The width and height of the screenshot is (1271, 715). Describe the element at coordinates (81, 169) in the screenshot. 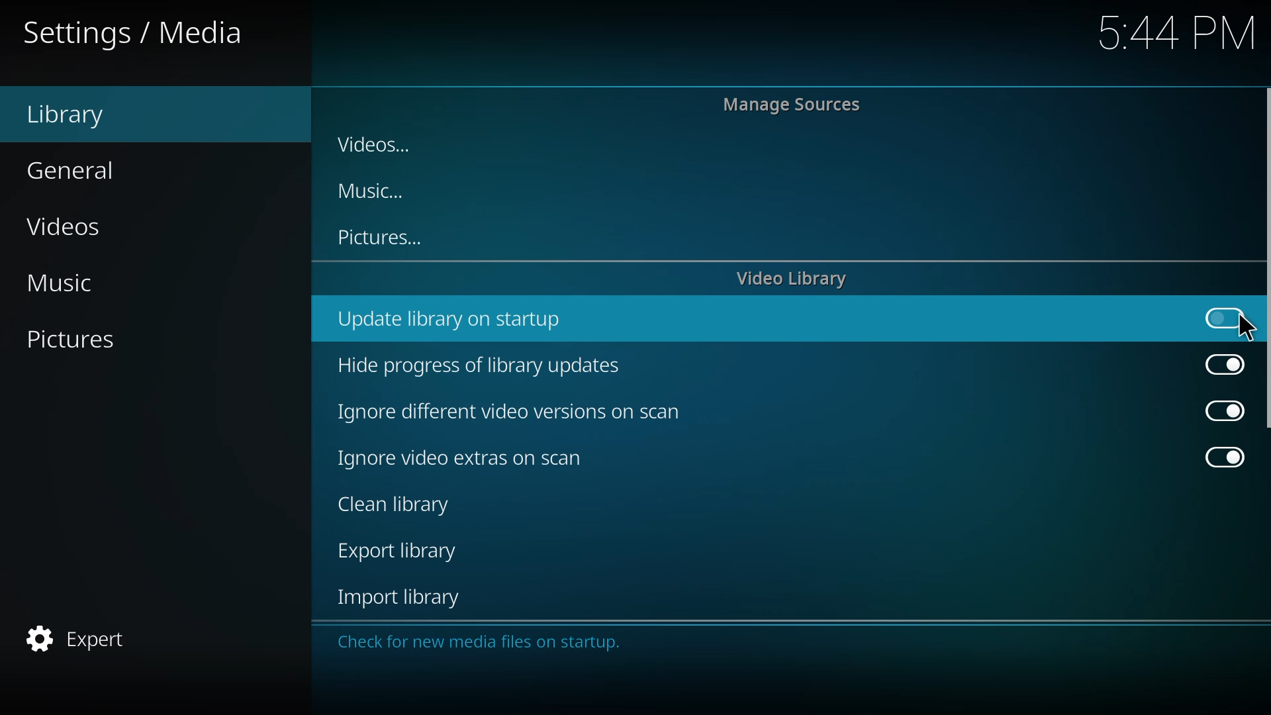

I see `general` at that location.